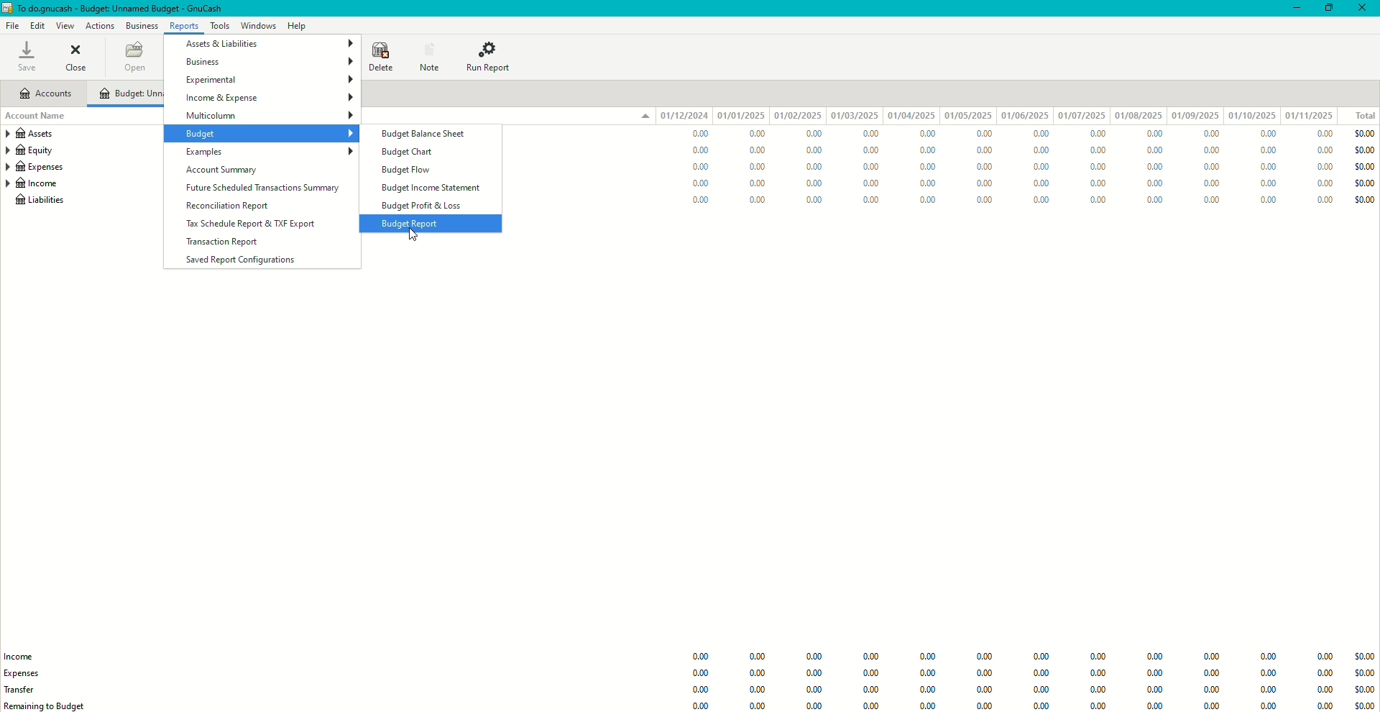 The image size is (1380, 712). Describe the element at coordinates (266, 43) in the screenshot. I see `Assets and Liabilities` at that location.